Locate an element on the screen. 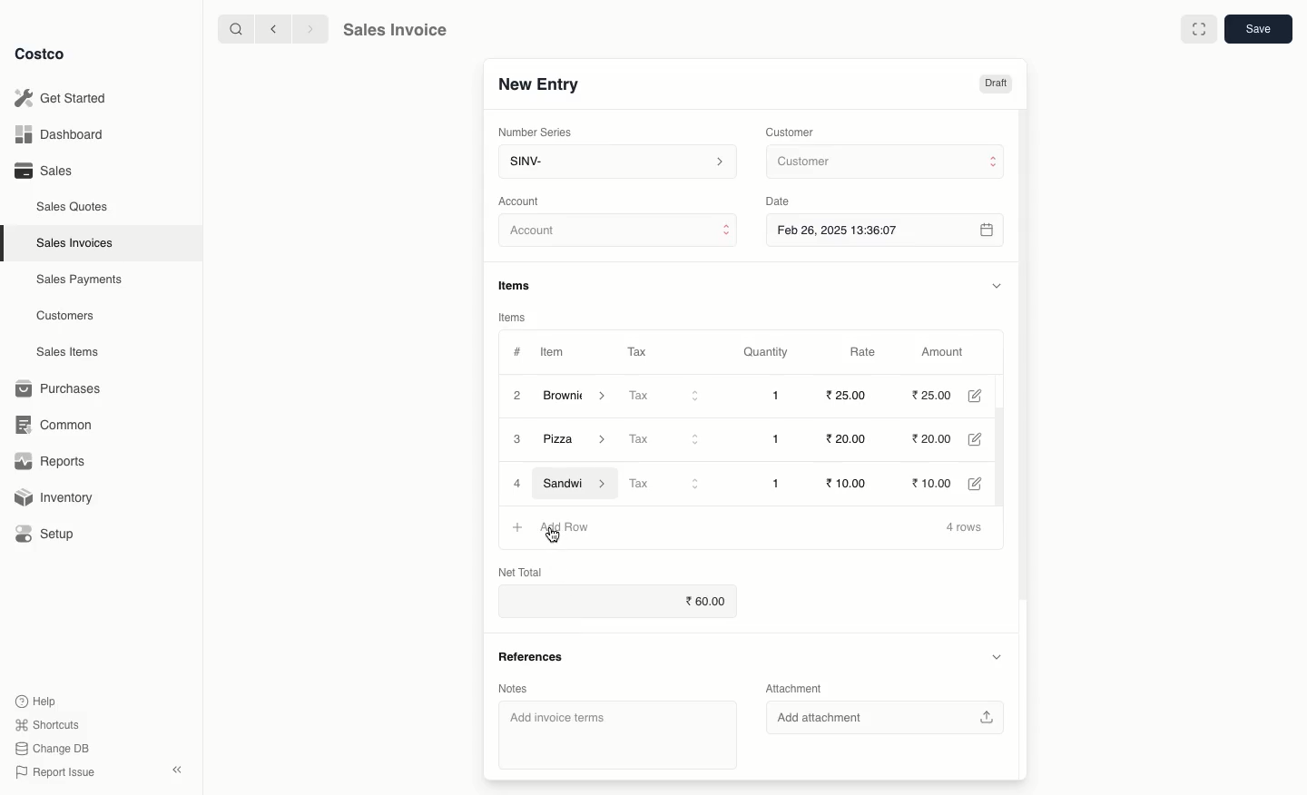 The width and height of the screenshot is (1307, 795). Net Total is located at coordinates (519, 570).